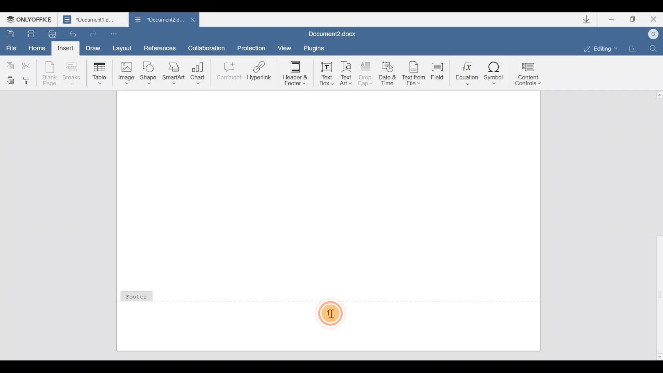 This screenshot has height=373, width=663. Describe the element at coordinates (497, 70) in the screenshot. I see `Symbol` at that location.